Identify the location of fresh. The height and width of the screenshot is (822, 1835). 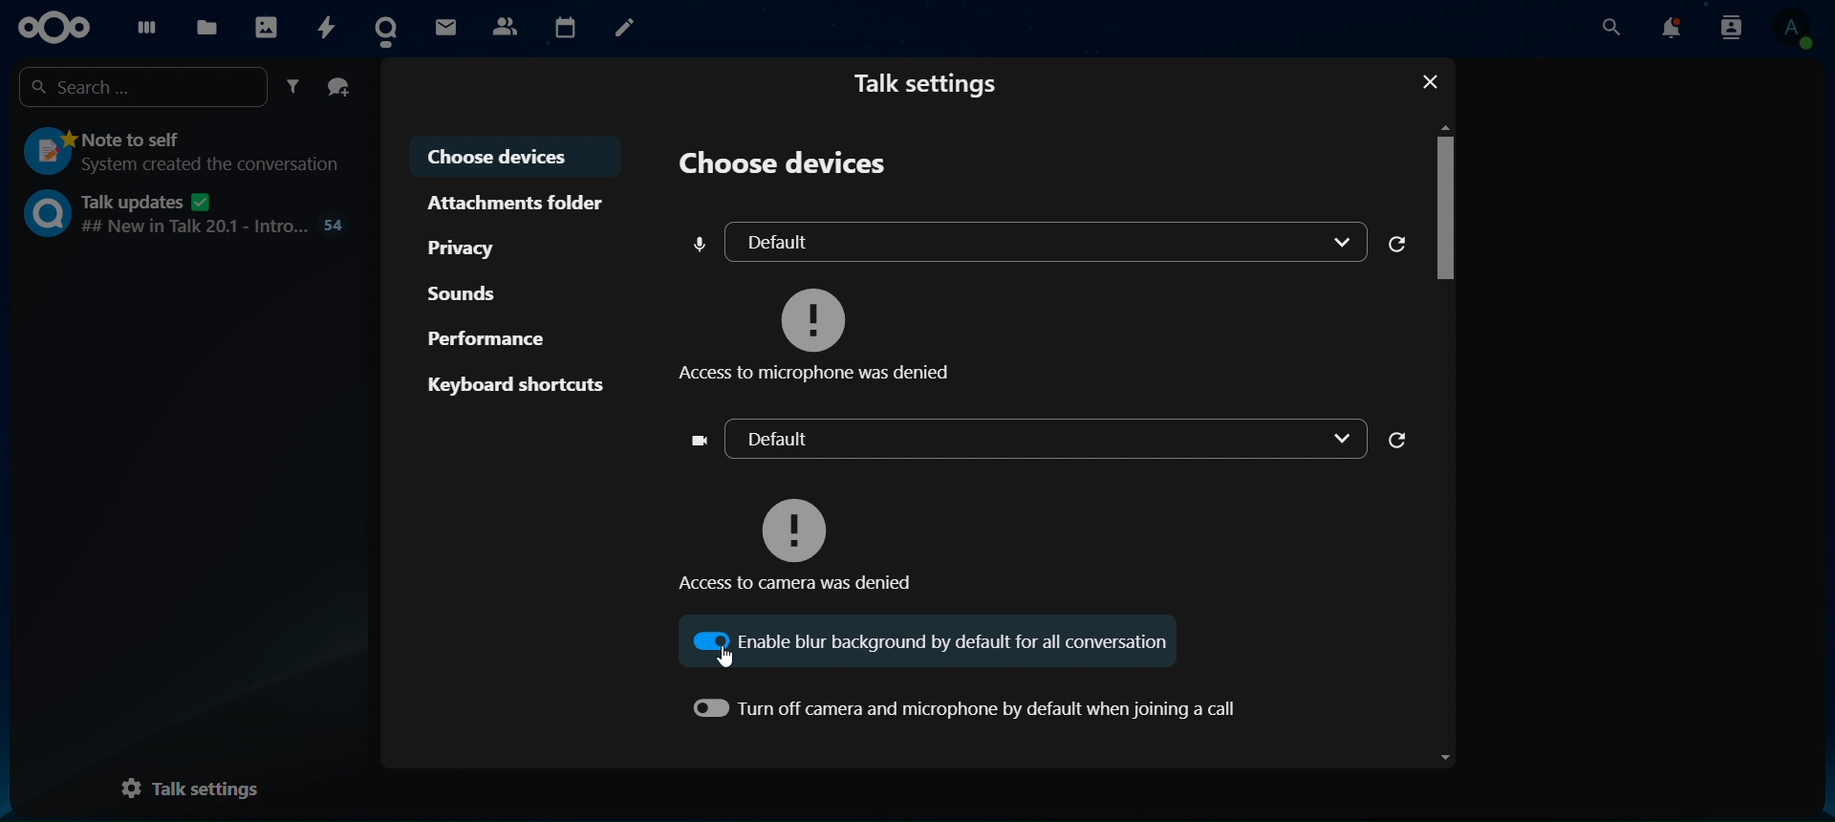
(1397, 441).